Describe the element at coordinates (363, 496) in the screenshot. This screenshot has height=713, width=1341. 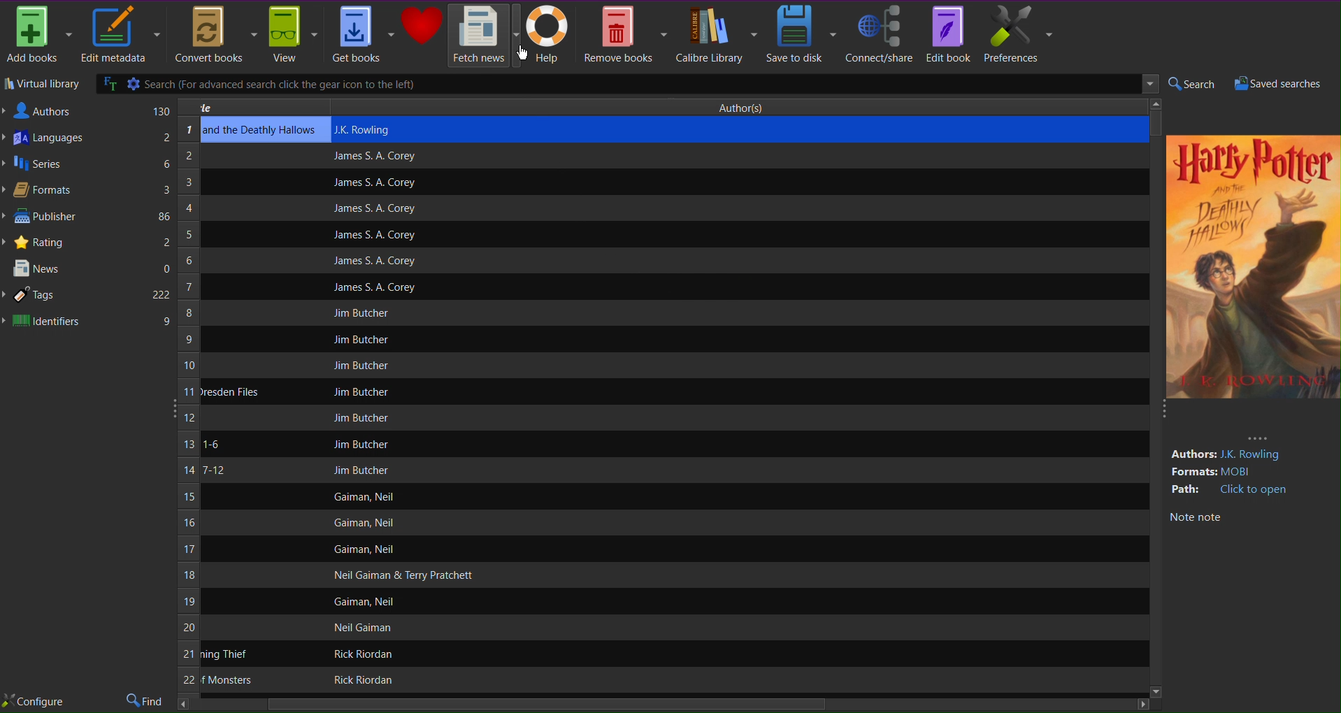
I see `Gaiman, Neil` at that location.